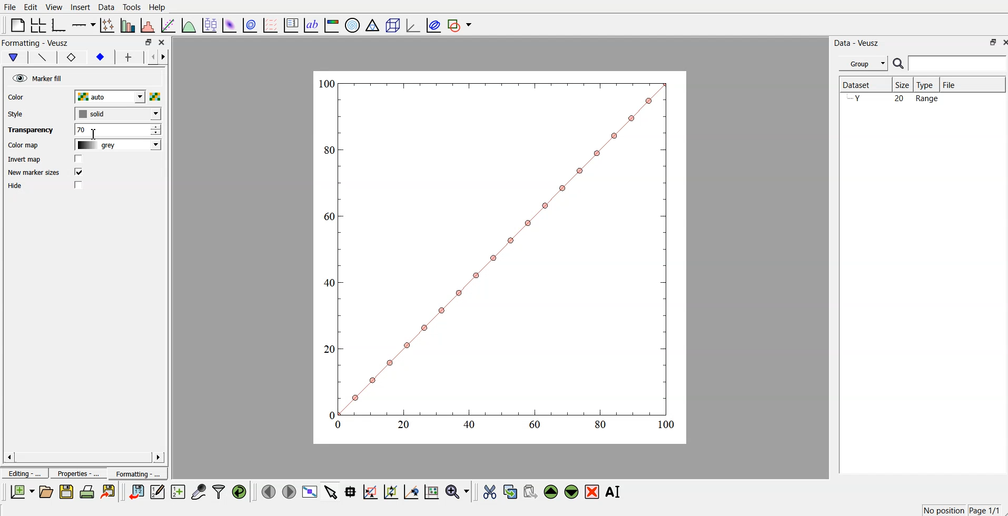  What do you see at coordinates (552, 491) in the screenshot?
I see `move up` at bounding box center [552, 491].